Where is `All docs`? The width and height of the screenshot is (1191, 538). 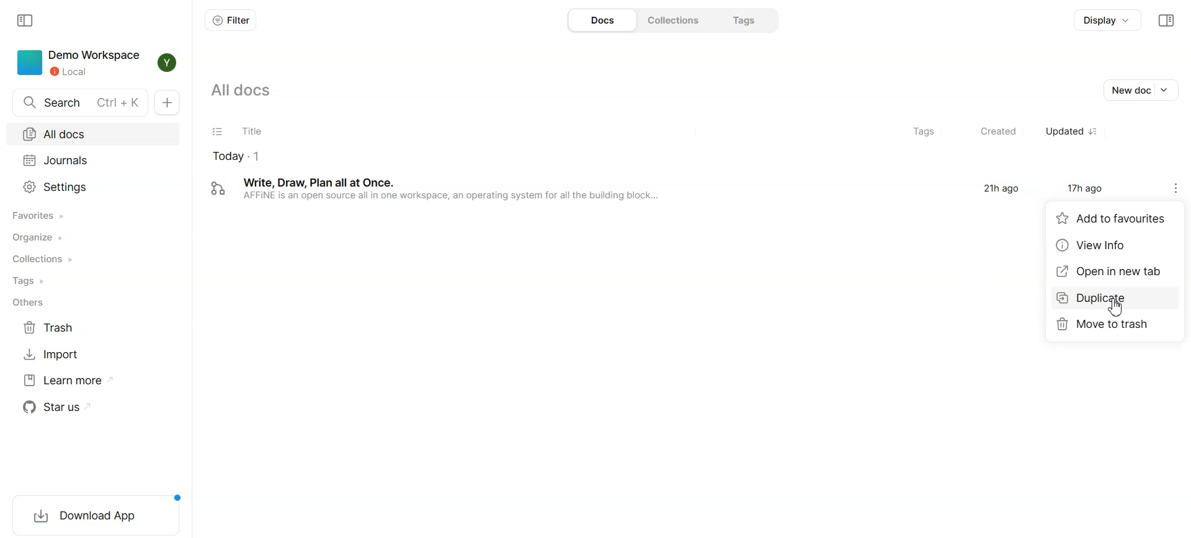 All docs is located at coordinates (92, 135).